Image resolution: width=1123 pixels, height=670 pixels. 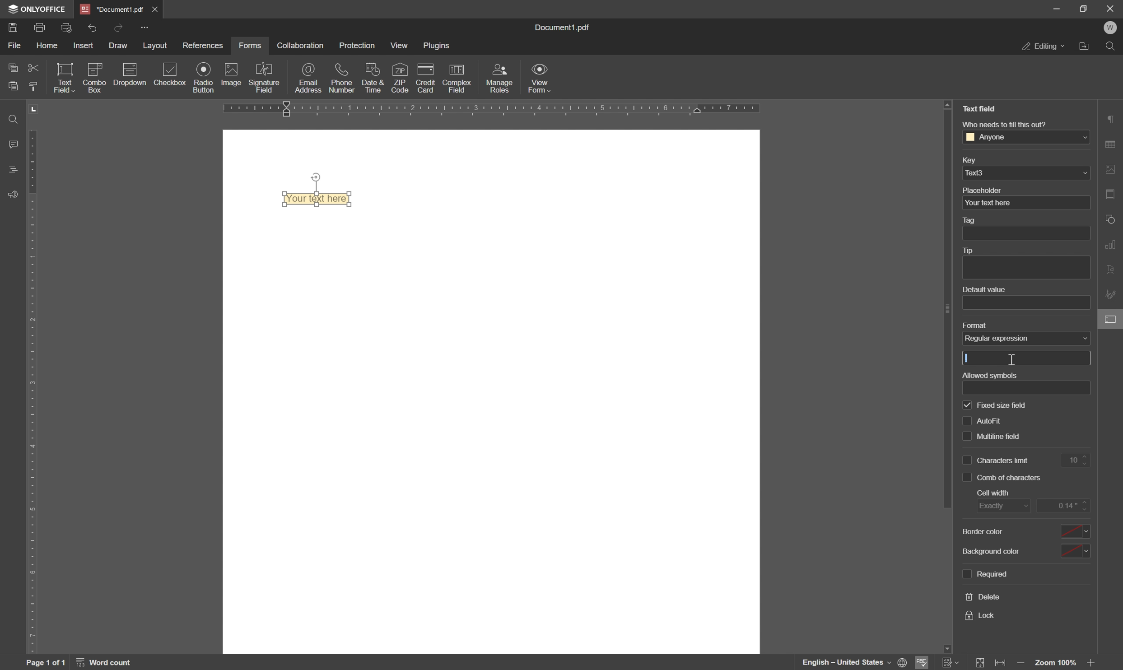 What do you see at coordinates (1011, 478) in the screenshot?
I see `comb of characters` at bounding box center [1011, 478].